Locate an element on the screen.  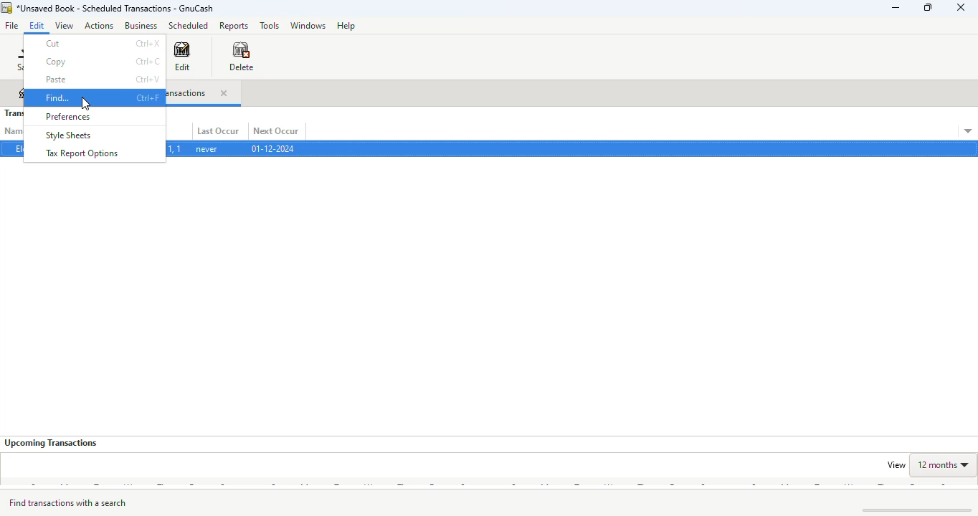
tools is located at coordinates (270, 26).